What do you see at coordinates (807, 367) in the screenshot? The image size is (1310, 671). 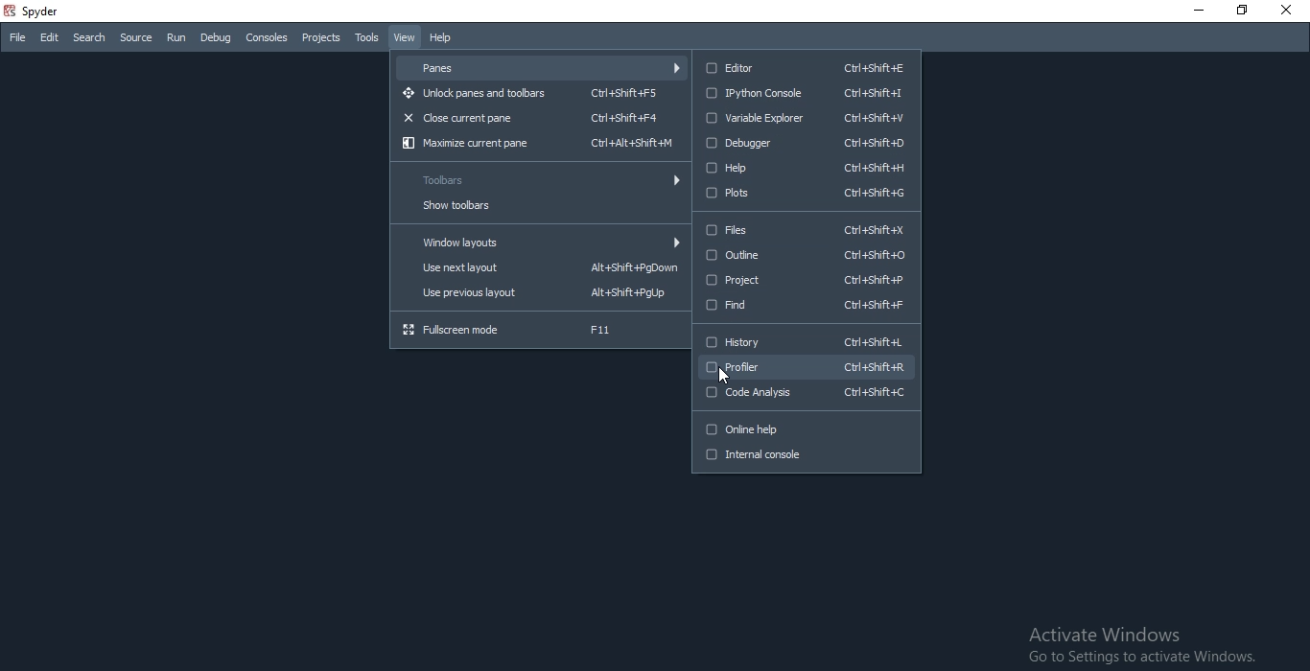 I see `profiler` at bounding box center [807, 367].